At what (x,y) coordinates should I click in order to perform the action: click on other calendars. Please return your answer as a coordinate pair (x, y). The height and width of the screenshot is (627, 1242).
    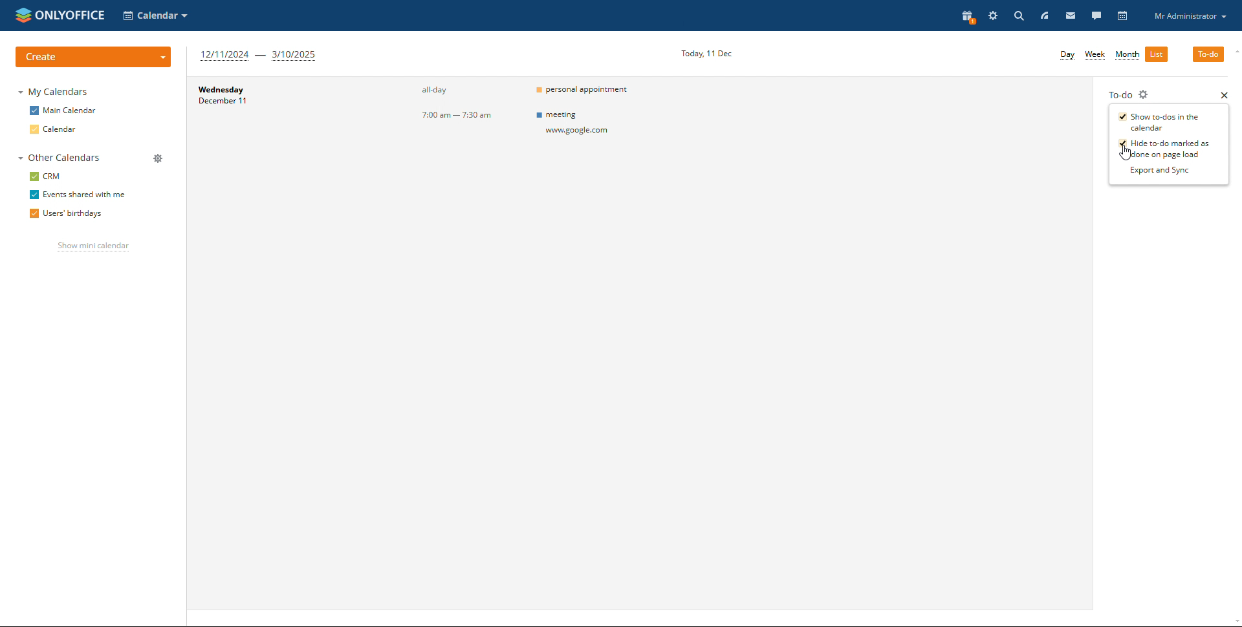
    Looking at the image, I should click on (56, 158).